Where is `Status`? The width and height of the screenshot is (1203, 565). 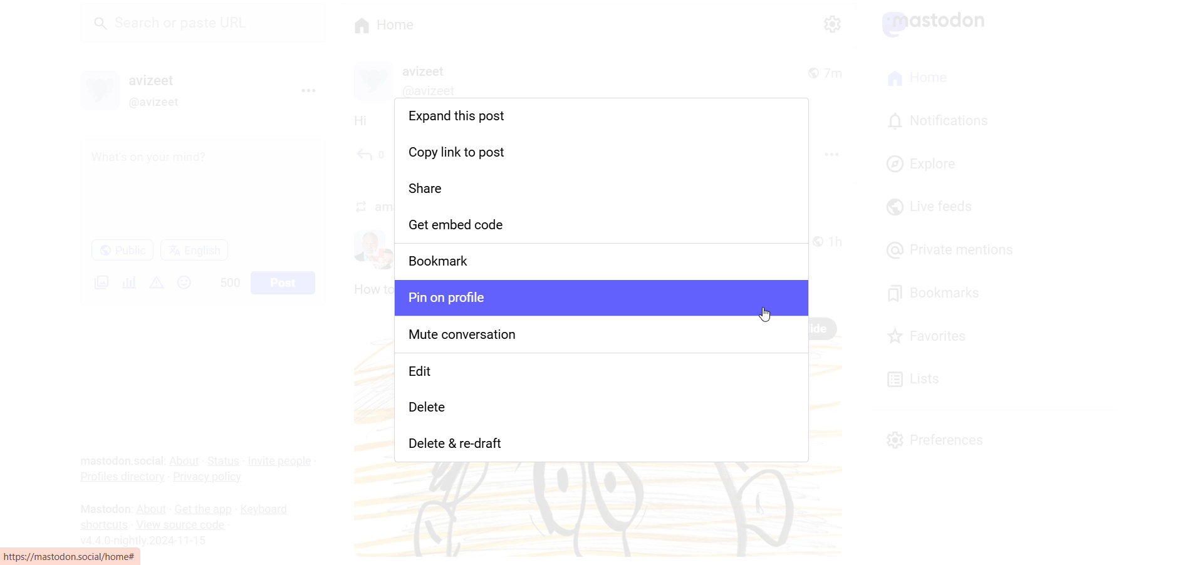 Status is located at coordinates (224, 462).